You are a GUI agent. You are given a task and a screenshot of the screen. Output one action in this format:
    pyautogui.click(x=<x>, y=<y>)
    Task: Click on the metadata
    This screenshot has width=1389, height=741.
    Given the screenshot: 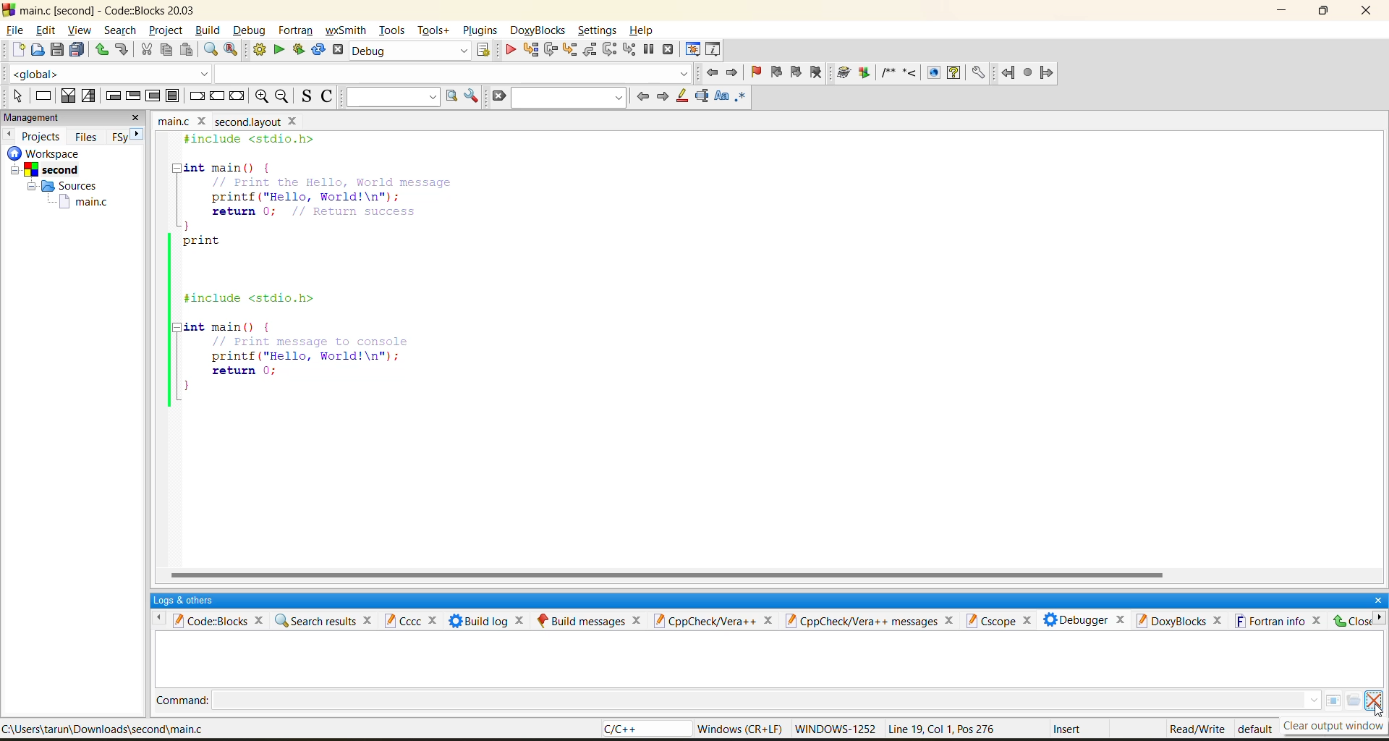 What is the action you would take?
    pyautogui.click(x=1042, y=730)
    